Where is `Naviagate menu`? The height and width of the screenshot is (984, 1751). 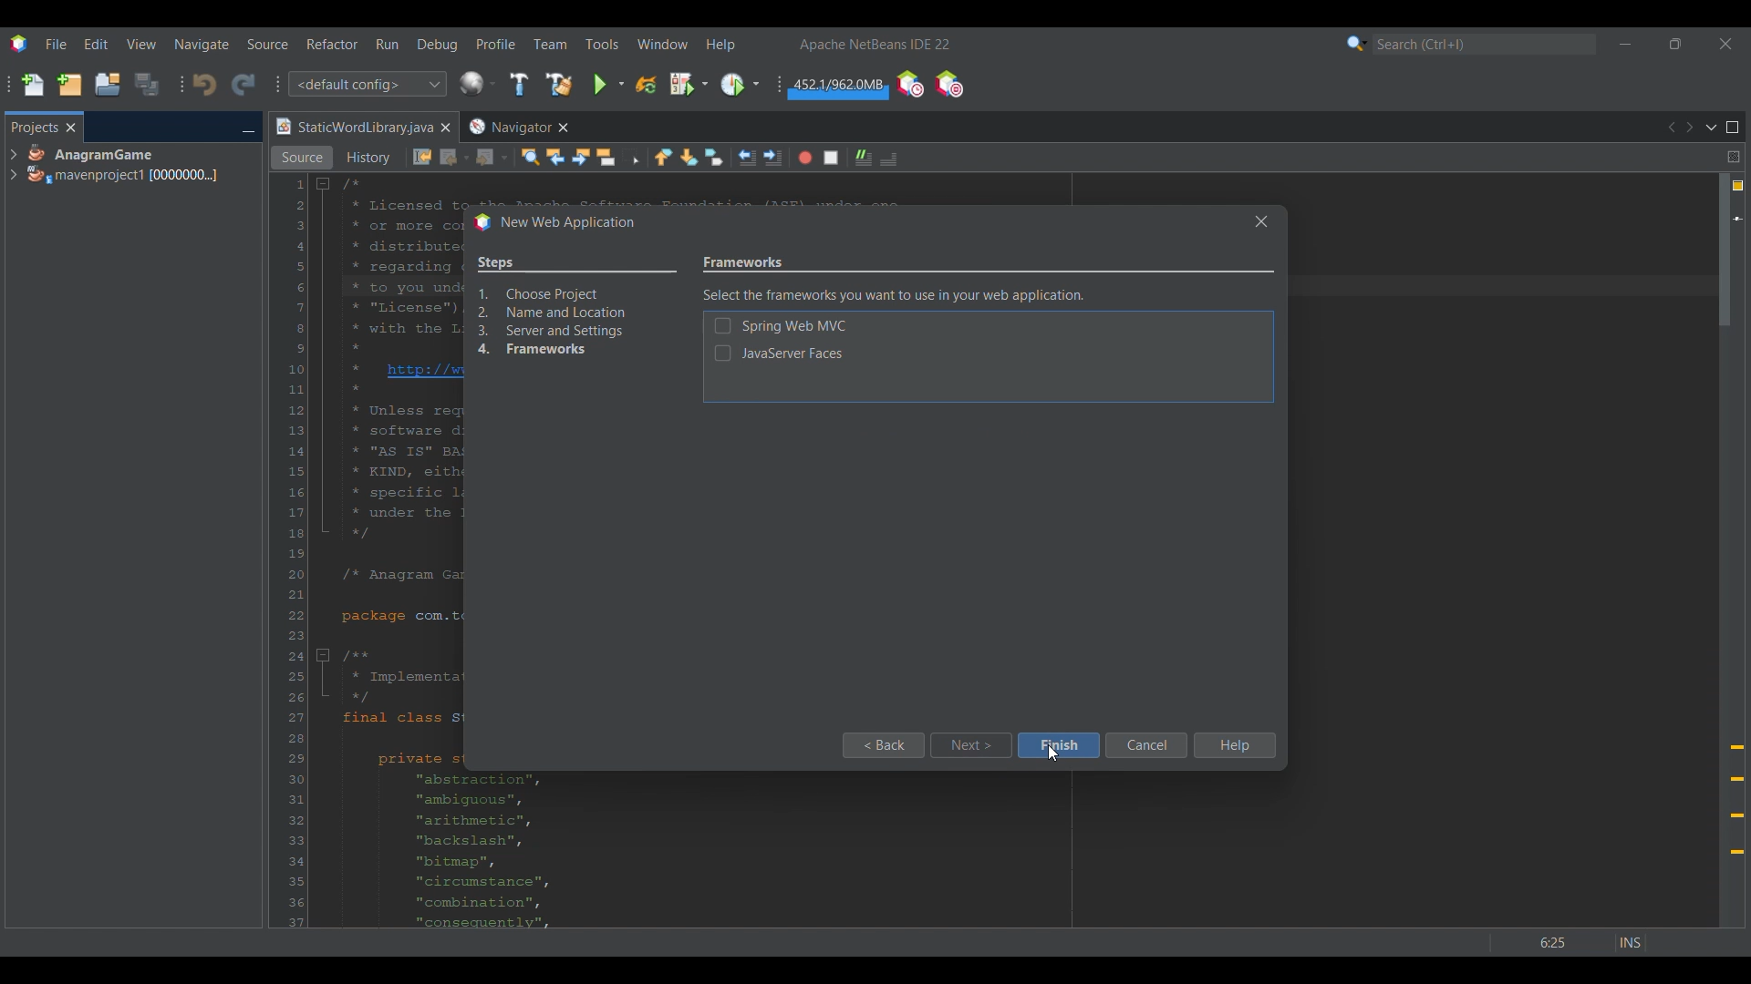
Naviagate menu is located at coordinates (202, 45).